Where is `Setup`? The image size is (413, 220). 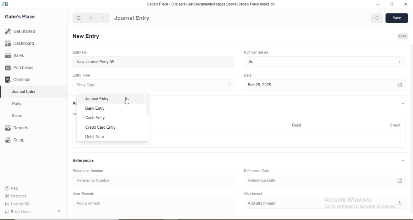
Setup is located at coordinates (24, 141).